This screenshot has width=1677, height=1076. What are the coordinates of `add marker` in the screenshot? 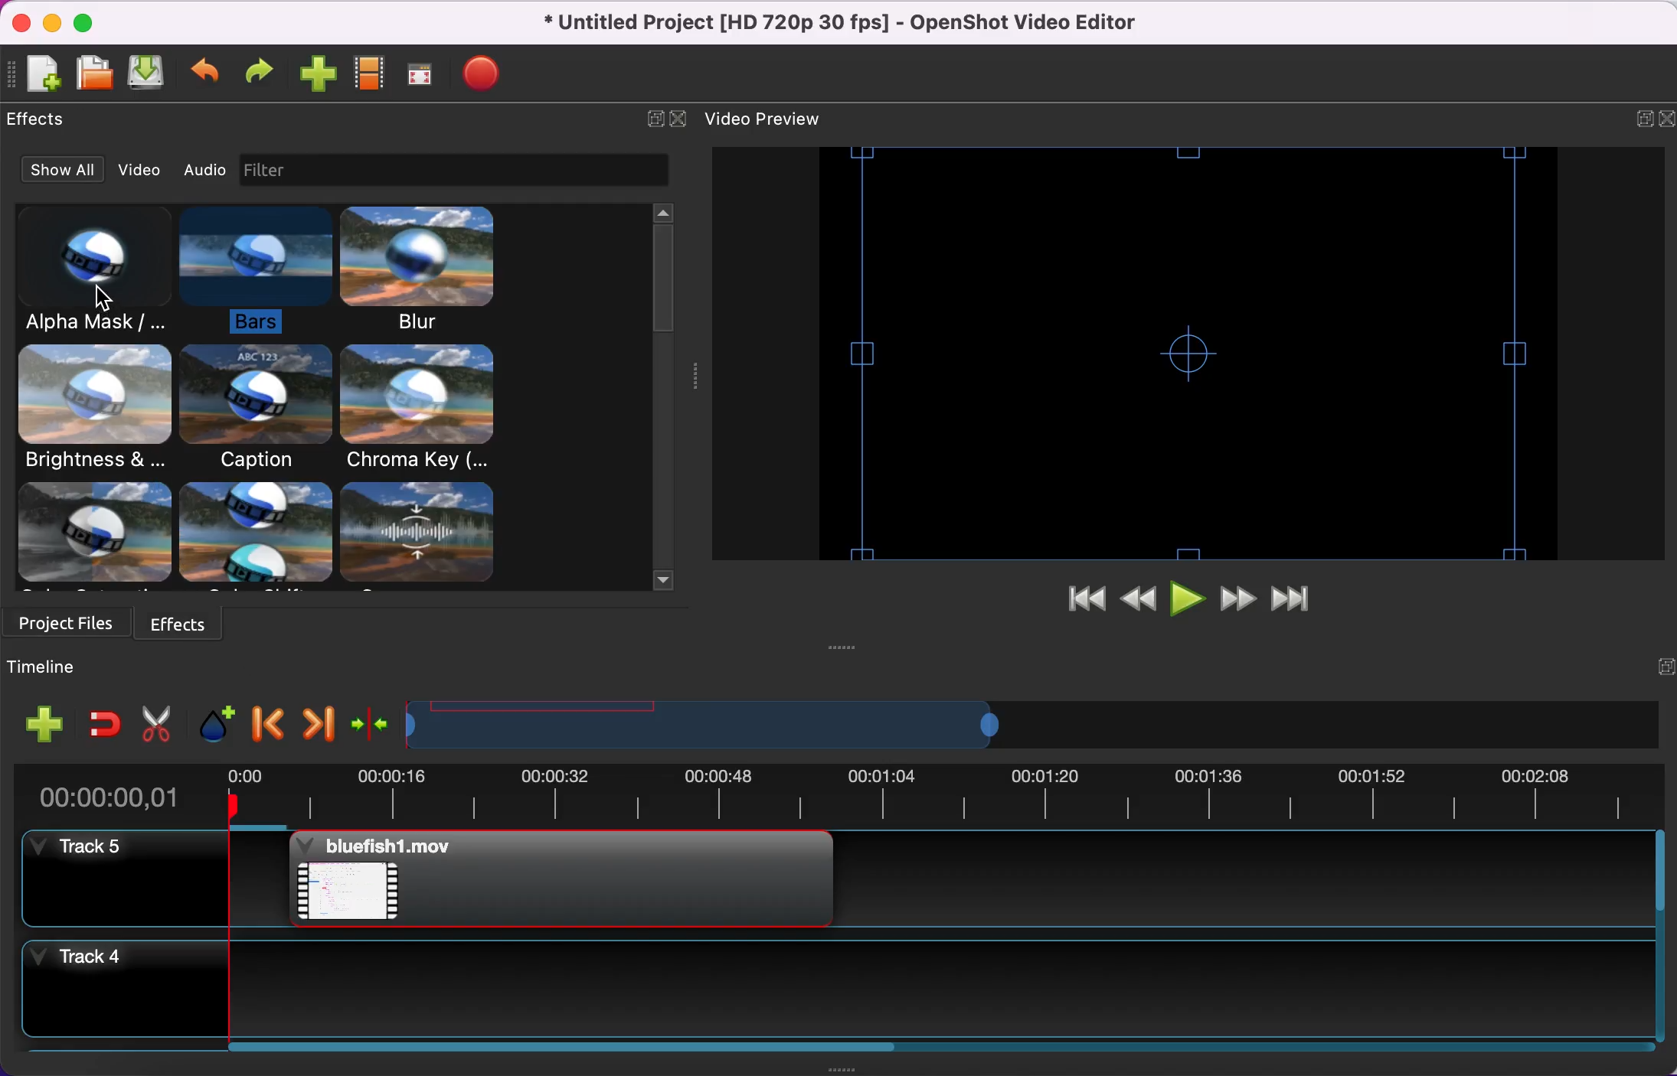 It's located at (211, 722).